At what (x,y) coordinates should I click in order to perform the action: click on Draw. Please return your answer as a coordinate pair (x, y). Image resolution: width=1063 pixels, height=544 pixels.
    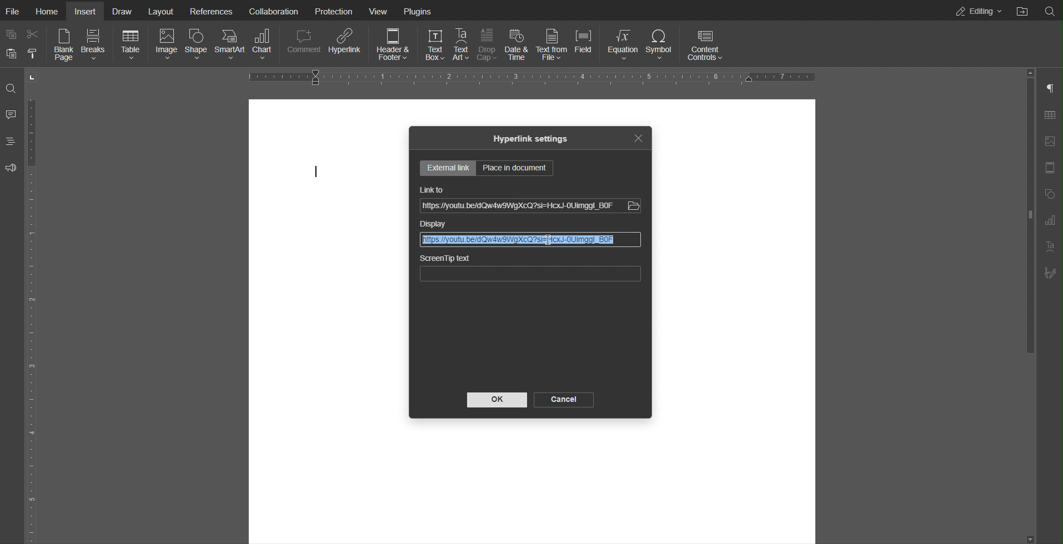
    Looking at the image, I should click on (125, 11).